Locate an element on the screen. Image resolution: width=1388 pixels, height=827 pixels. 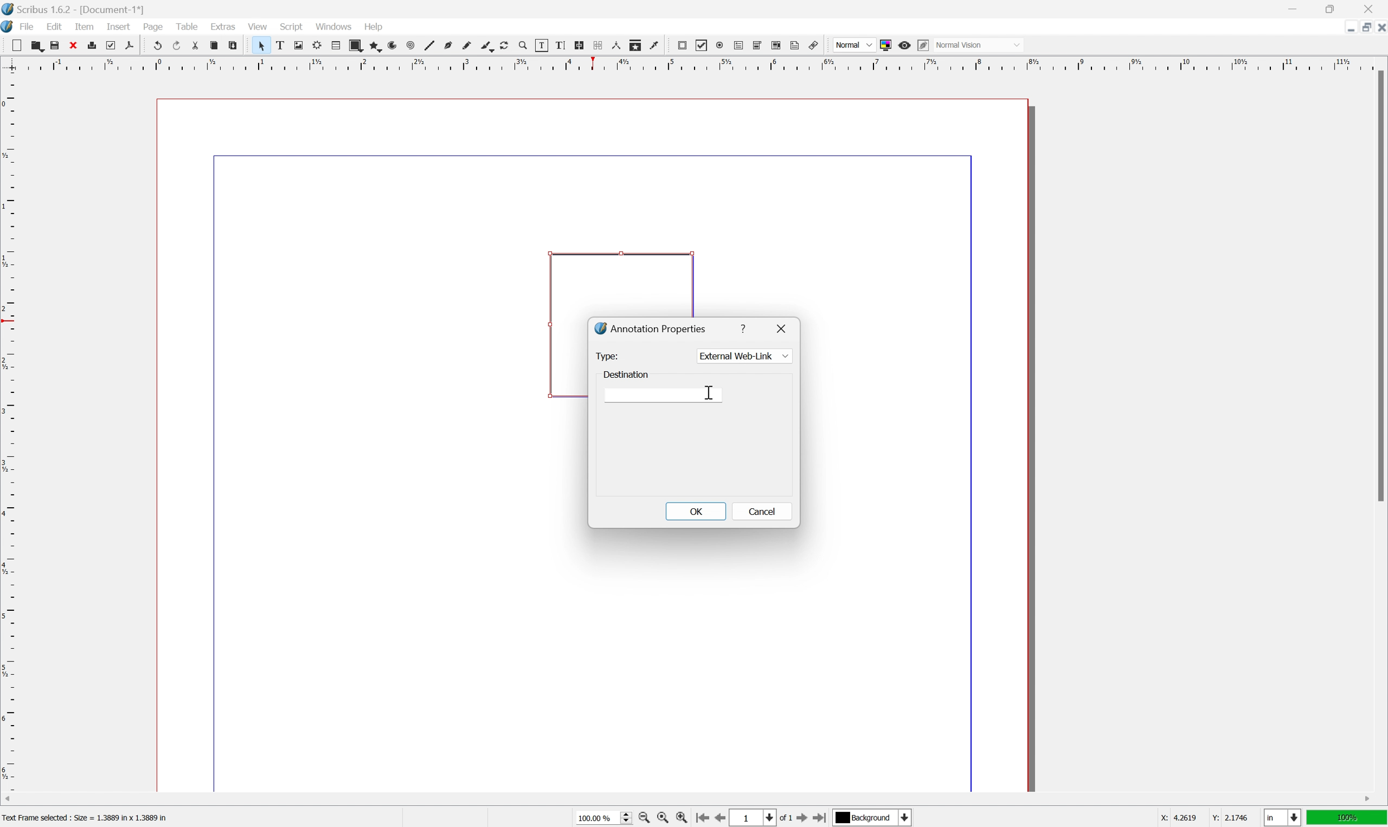
restore down is located at coordinates (1332, 8).